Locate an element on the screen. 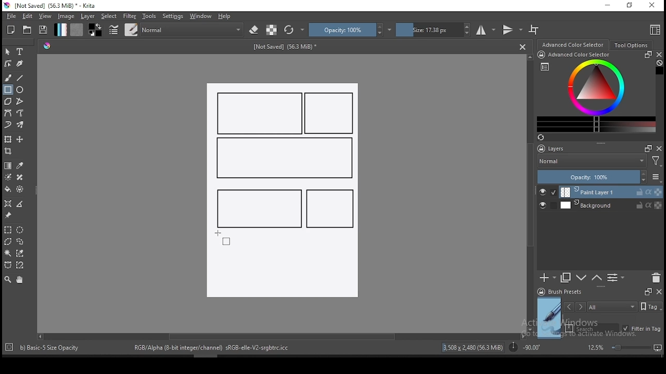 The width and height of the screenshot is (666, 374). delete layer is located at coordinates (656, 278).